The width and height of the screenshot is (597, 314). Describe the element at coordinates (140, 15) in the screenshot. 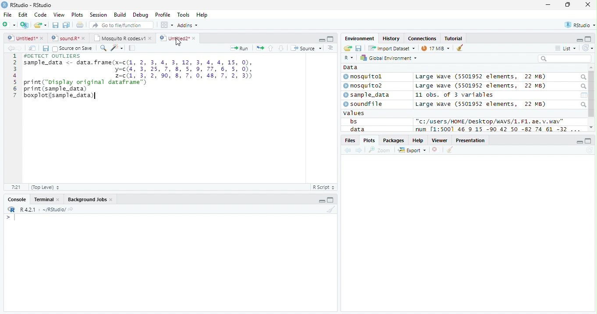

I see `Debug` at that location.